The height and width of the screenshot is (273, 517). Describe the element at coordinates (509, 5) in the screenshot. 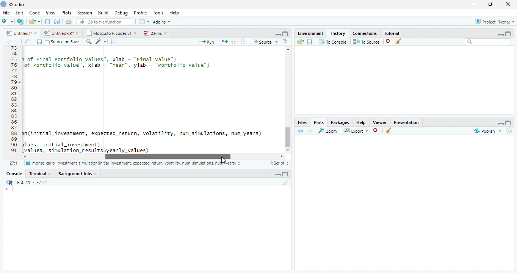

I see `Close` at that location.